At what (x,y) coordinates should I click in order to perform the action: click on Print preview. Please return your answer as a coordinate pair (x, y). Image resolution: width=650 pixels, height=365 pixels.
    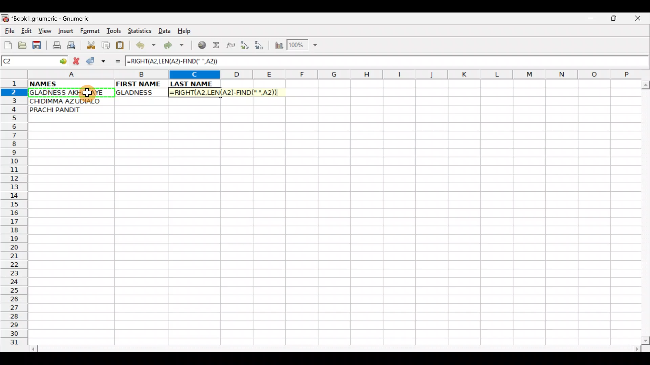
    Looking at the image, I should click on (71, 47).